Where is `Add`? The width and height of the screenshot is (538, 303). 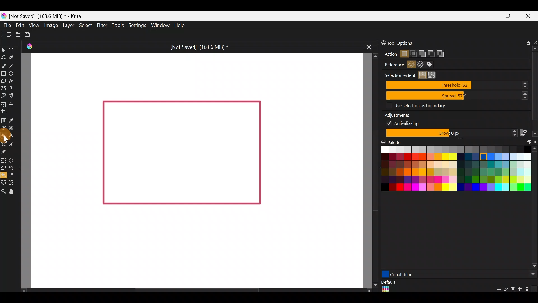 Add is located at coordinates (422, 52).